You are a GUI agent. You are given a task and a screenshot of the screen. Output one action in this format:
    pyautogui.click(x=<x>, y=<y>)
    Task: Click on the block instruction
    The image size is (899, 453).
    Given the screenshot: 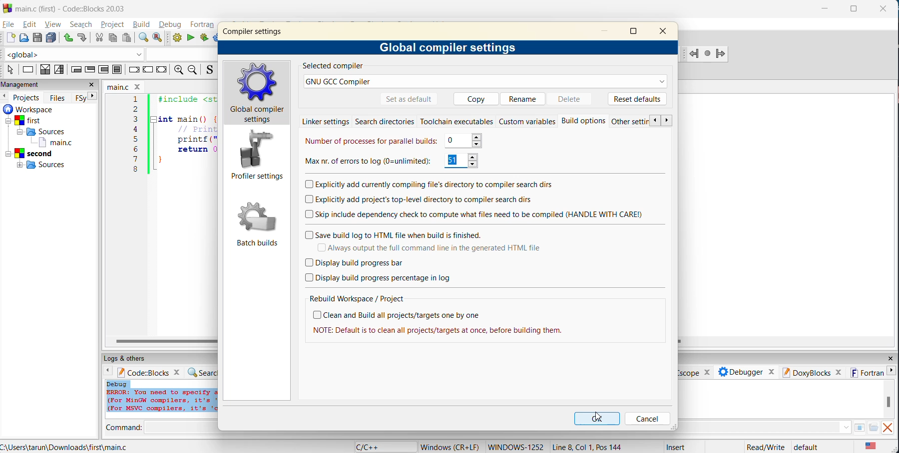 What is the action you would take?
    pyautogui.click(x=117, y=70)
    